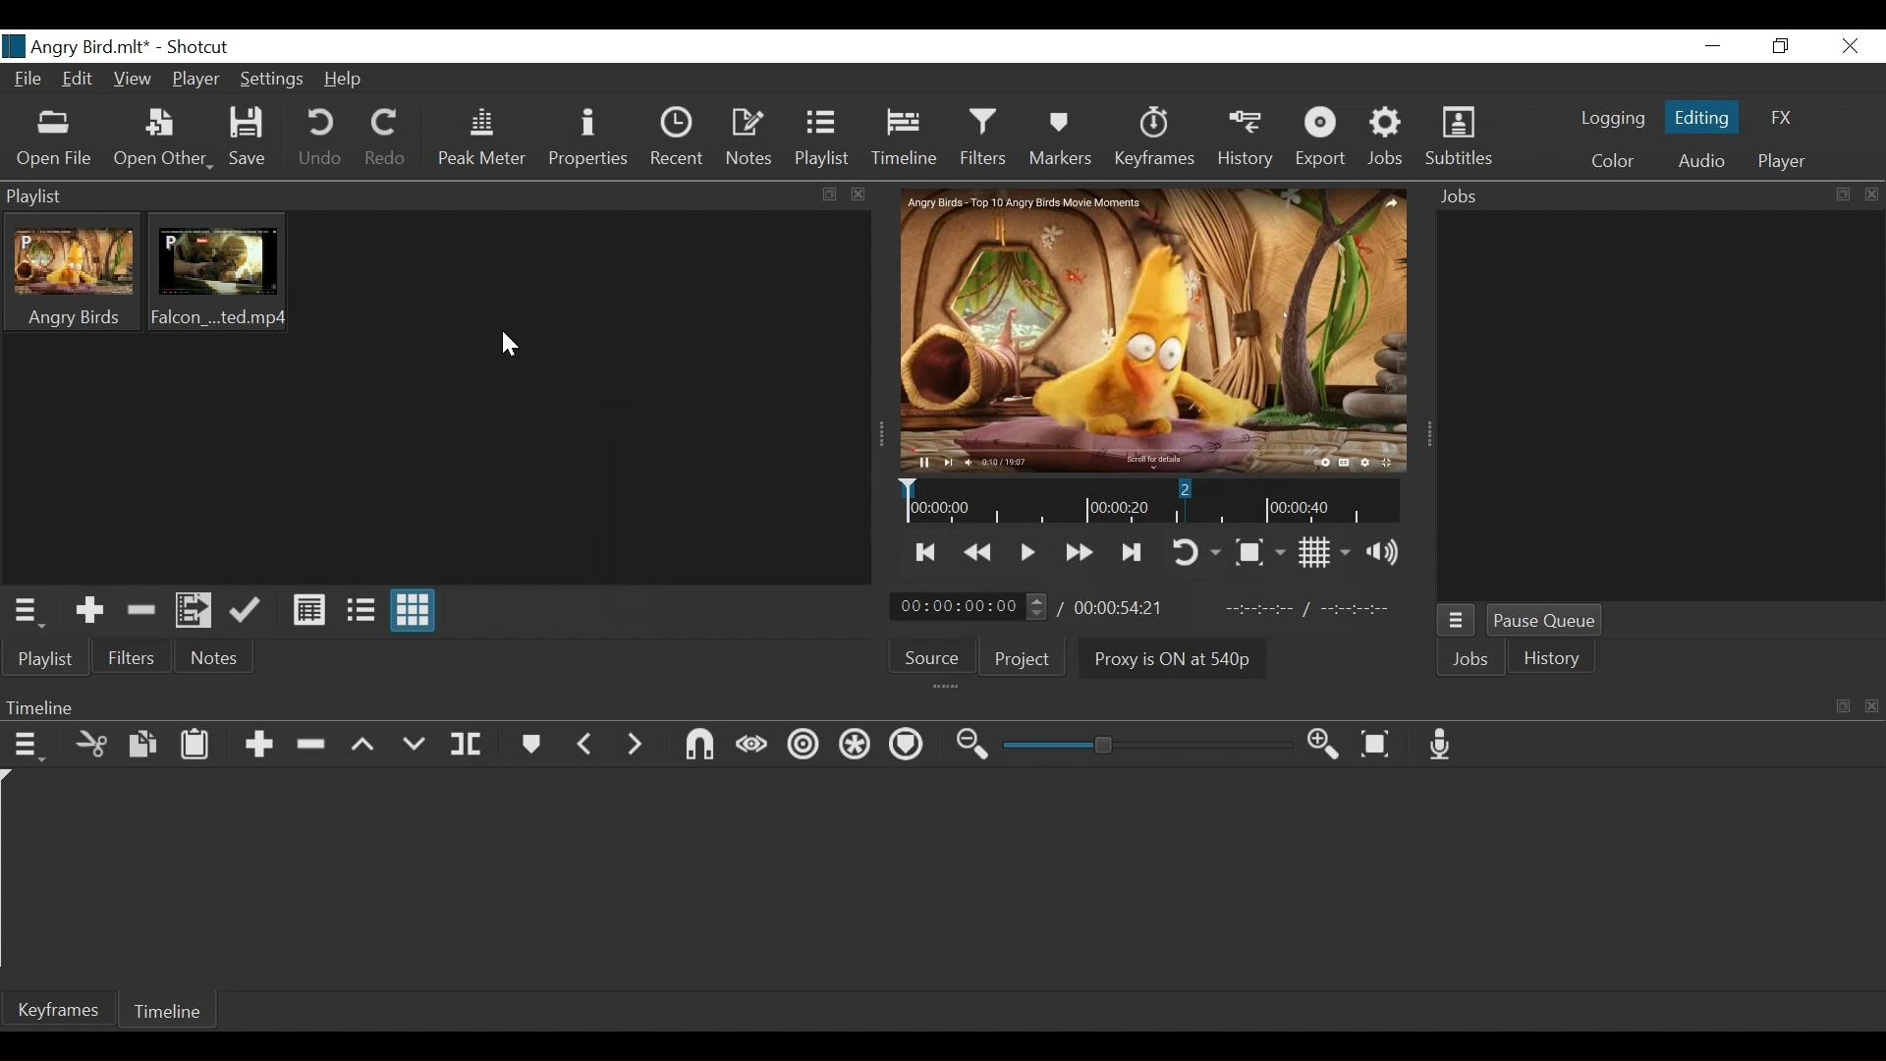  Describe the element at coordinates (272, 82) in the screenshot. I see `Settings` at that location.